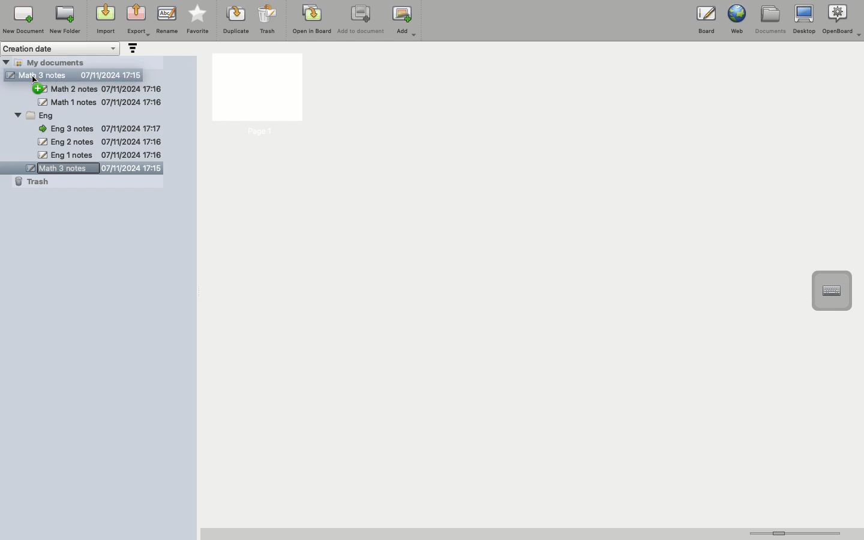 The image size is (864, 540). I want to click on Creation date, so click(61, 49).